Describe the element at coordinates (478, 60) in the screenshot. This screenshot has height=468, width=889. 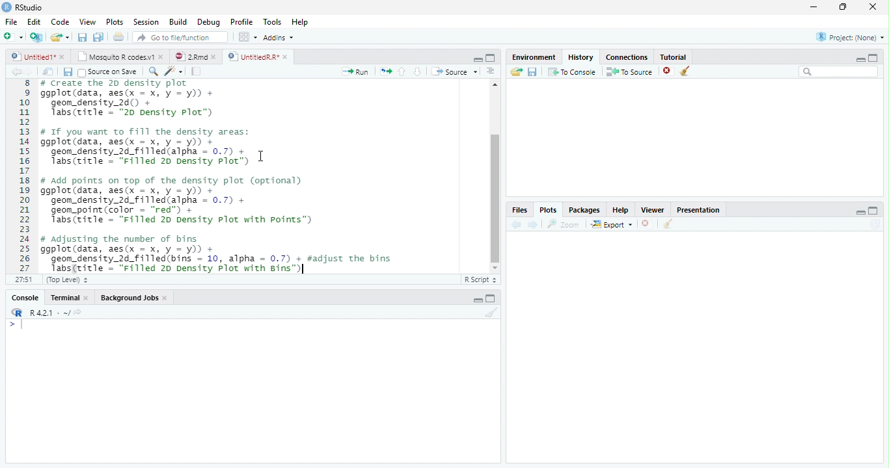
I see `minimize` at that location.